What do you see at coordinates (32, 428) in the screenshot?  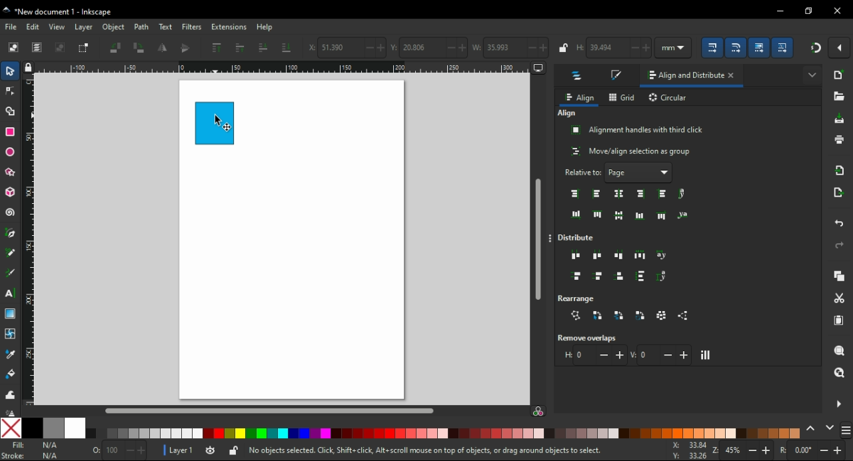 I see `black` at bounding box center [32, 428].